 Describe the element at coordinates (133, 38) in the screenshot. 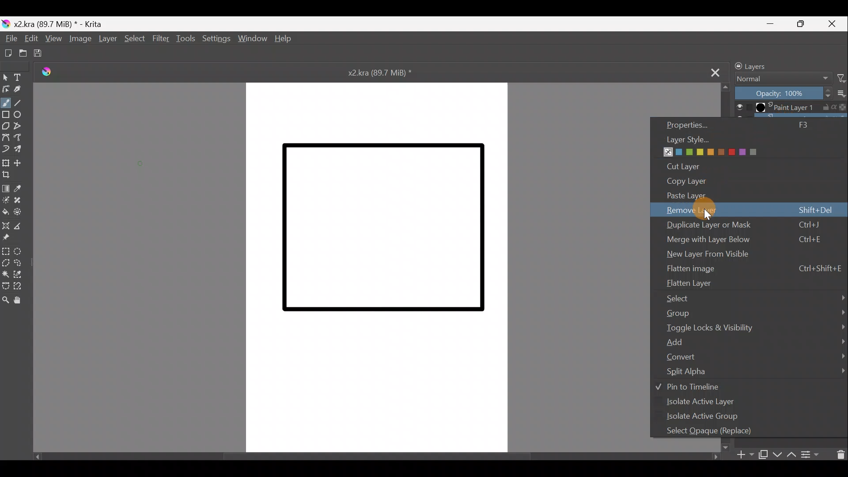

I see `Select` at that location.